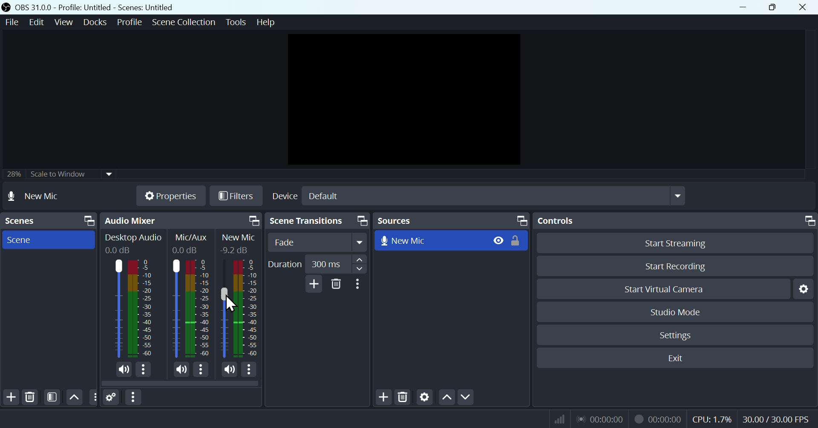 The image size is (818, 428). Describe the element at coordinates (239, 238) in the screenshot. I see `New Mic` at that location.